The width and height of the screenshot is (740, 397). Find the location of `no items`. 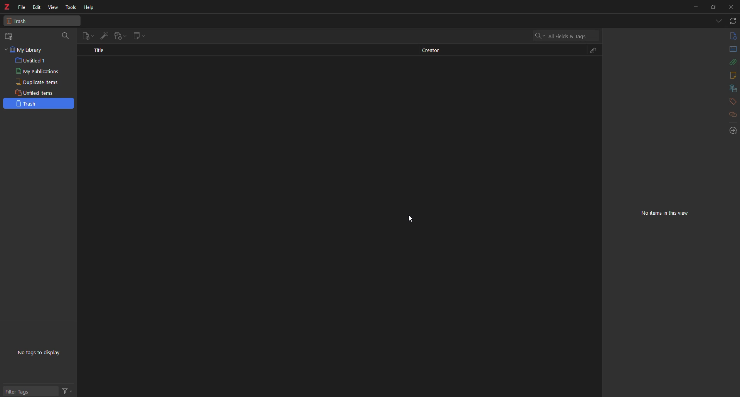

no items is located at coordinates (664, 211).